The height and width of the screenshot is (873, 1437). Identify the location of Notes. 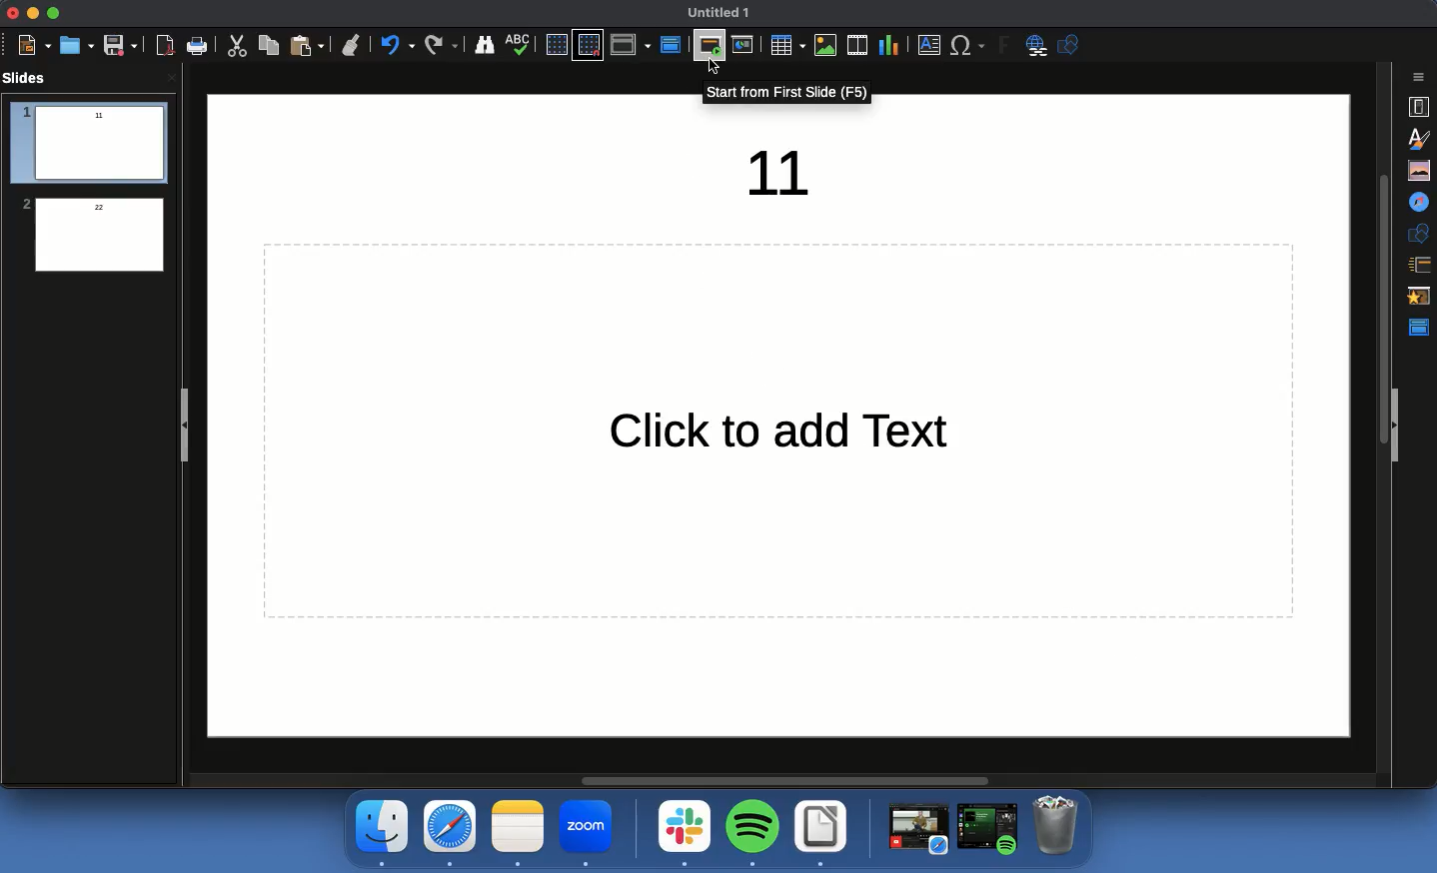
(519, 834).